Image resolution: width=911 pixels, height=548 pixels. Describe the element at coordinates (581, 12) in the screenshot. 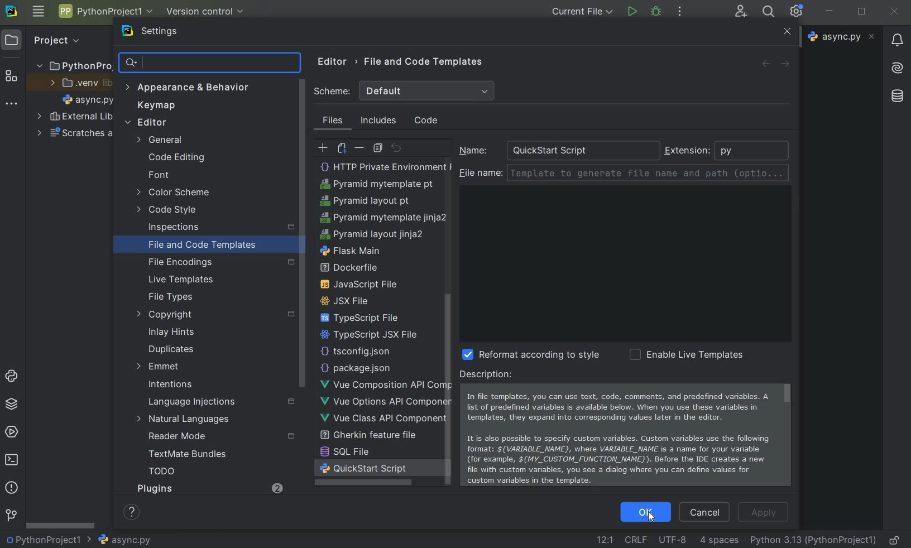

I see `current file` at that location.